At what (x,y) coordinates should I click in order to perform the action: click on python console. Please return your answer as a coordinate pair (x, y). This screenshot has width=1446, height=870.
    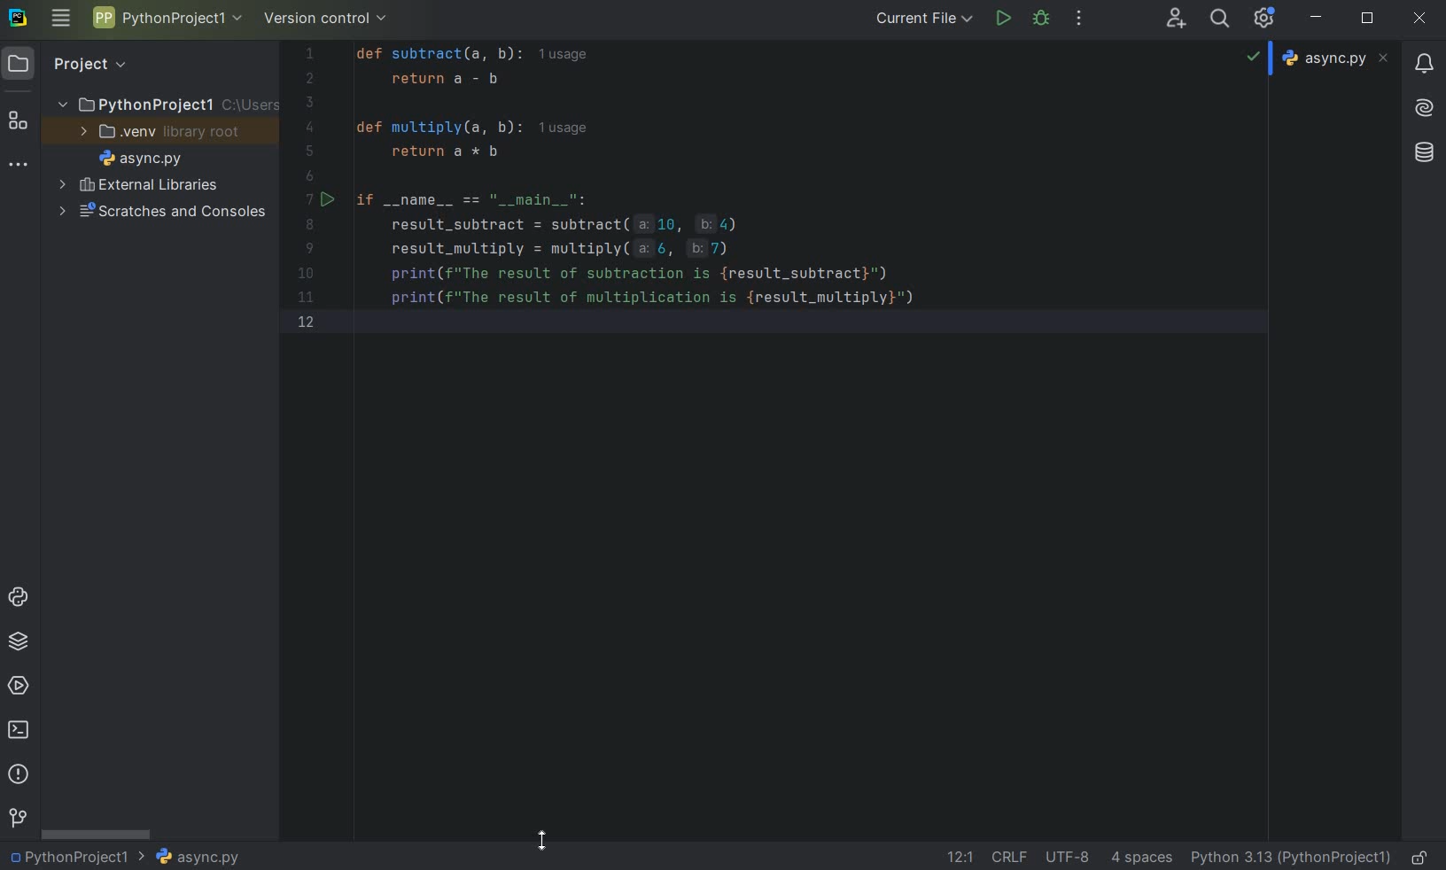
    Looking at the image, I should click on (19, 599).